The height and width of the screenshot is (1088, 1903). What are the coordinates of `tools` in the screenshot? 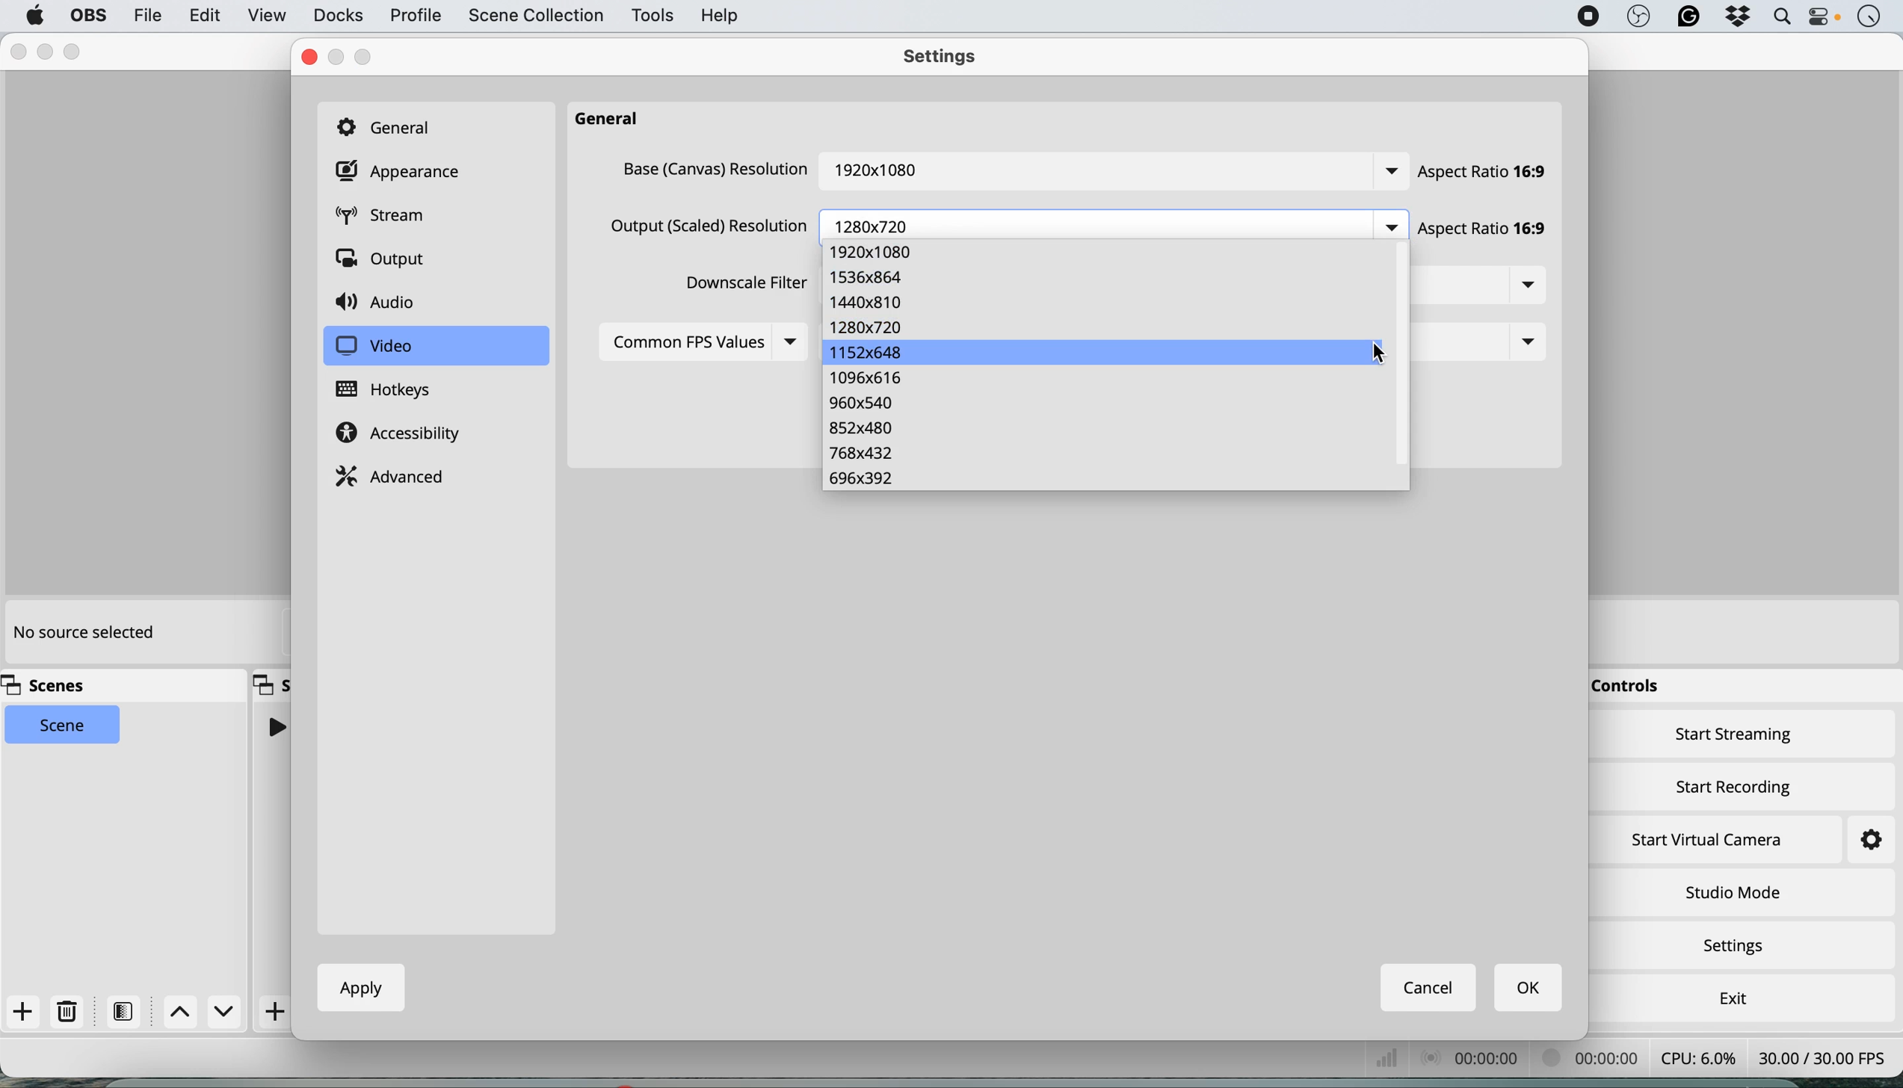 It's located at (651, 16).